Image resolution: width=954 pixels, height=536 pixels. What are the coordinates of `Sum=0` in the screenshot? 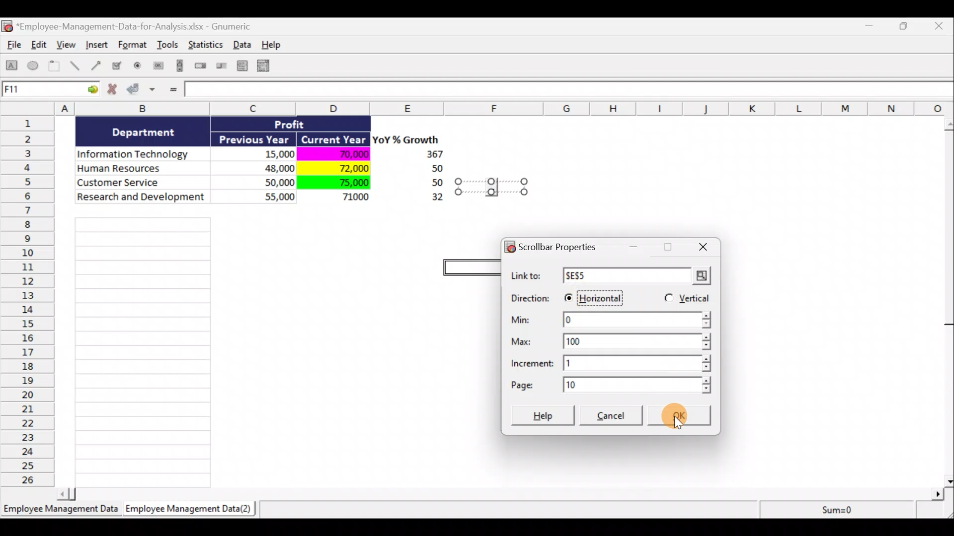 It's located at (835, 510).